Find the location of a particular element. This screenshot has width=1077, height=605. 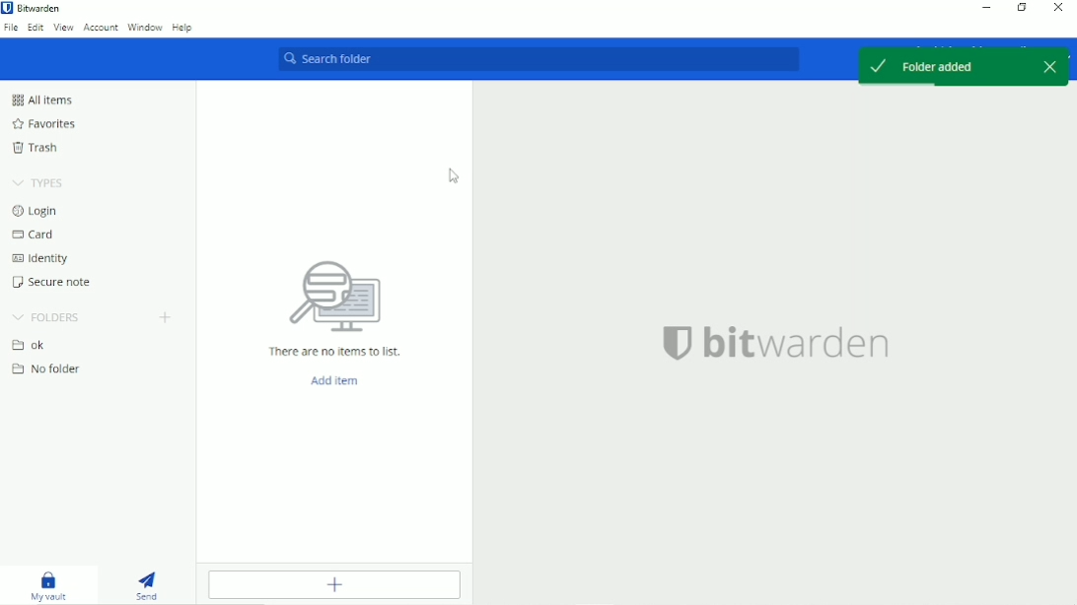

Minimize is located at coordinates (985, 8).